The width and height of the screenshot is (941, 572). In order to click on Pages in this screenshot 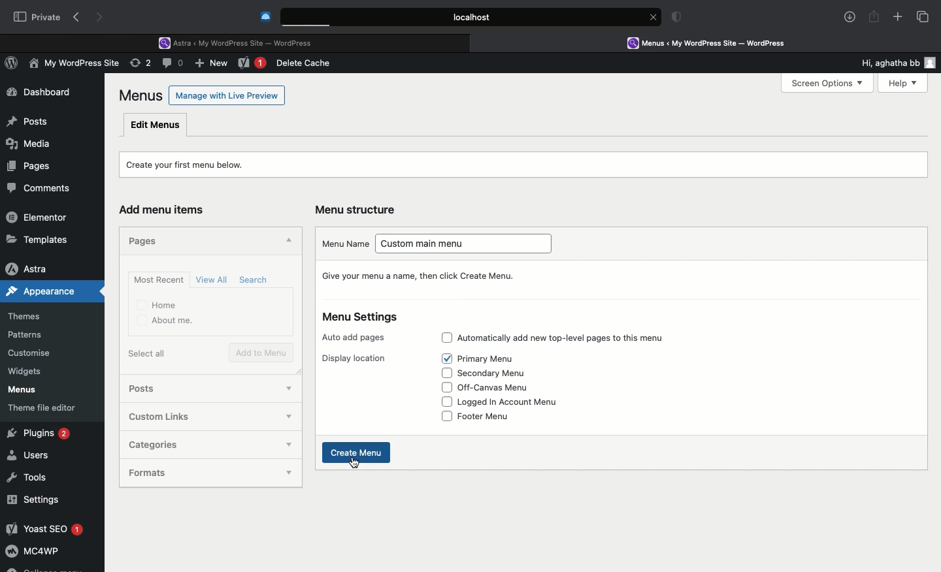, I will do `click(146, 240)`.